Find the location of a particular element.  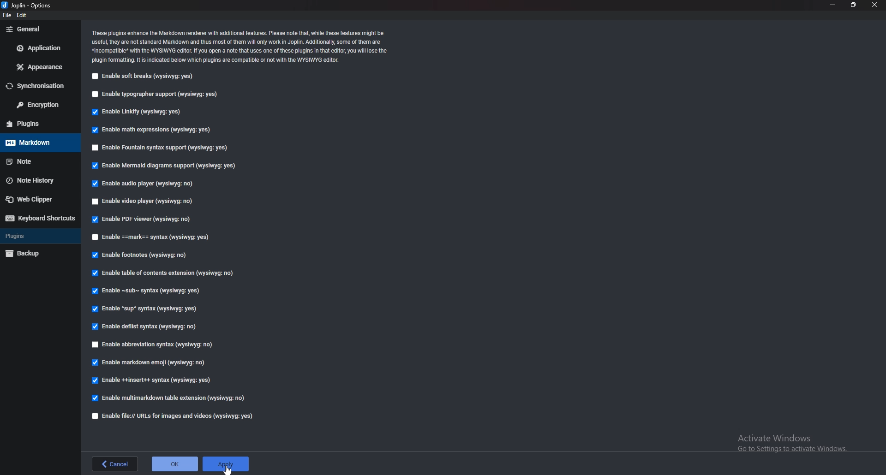

Encryption is located at coordinates (40, 105).